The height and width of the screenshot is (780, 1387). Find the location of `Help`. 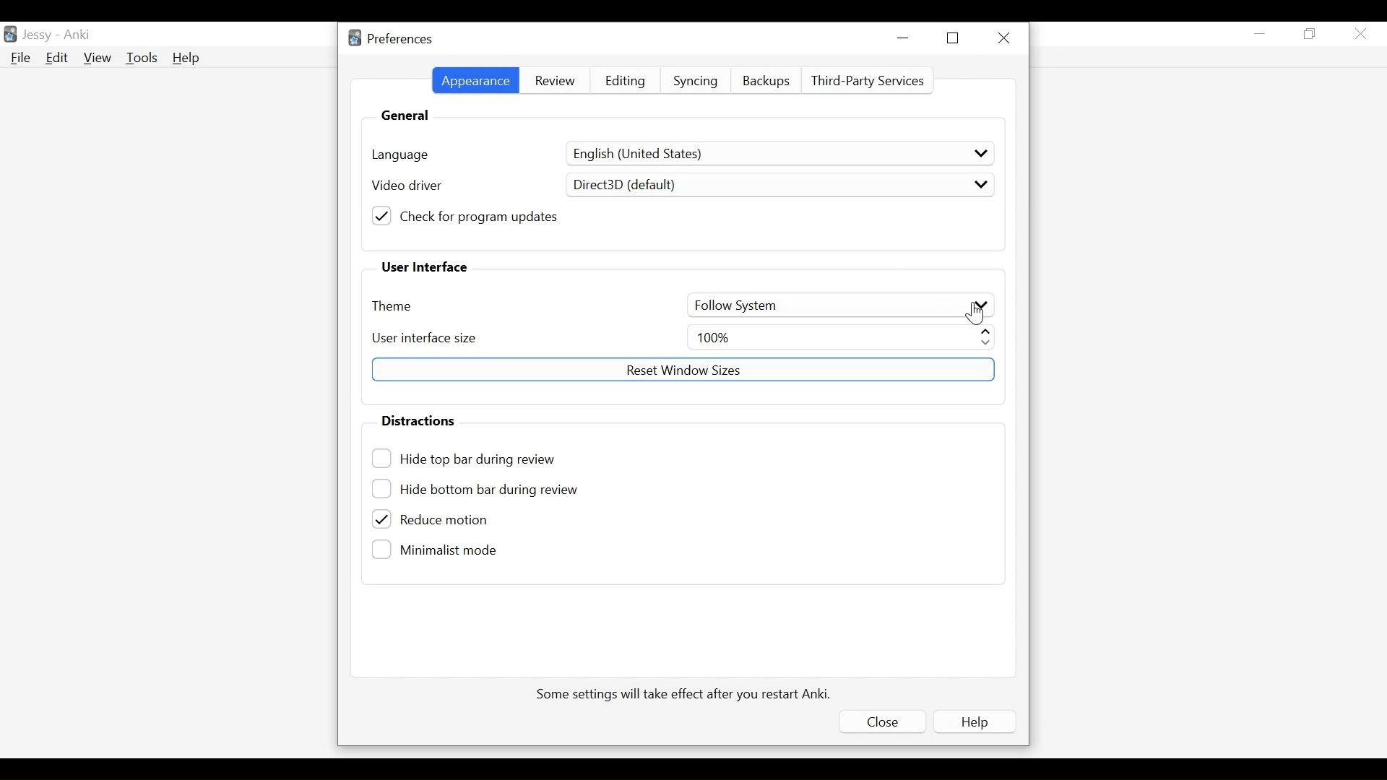

Help is located at coordinates (188, 58).